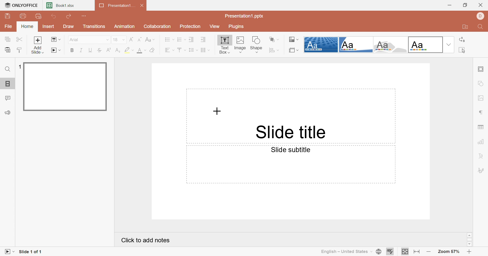 The image size is (488, 256). I want to click on View, so click(213, 25).